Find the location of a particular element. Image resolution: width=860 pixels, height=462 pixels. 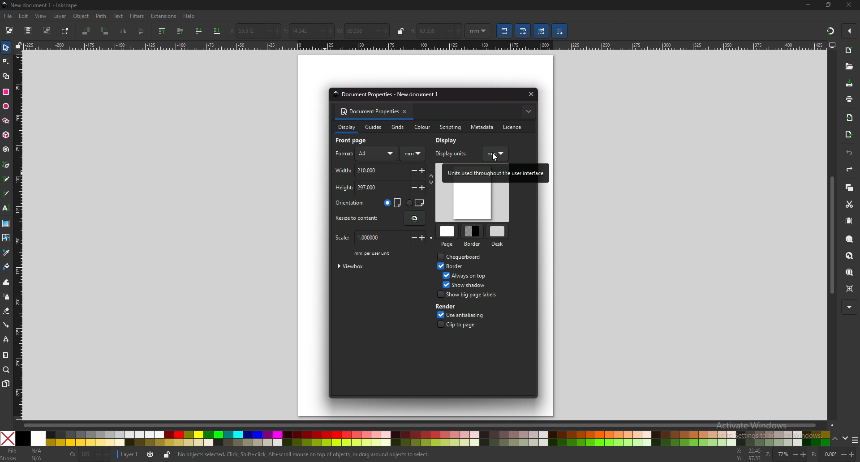

import is located at coordinates (851, 119).